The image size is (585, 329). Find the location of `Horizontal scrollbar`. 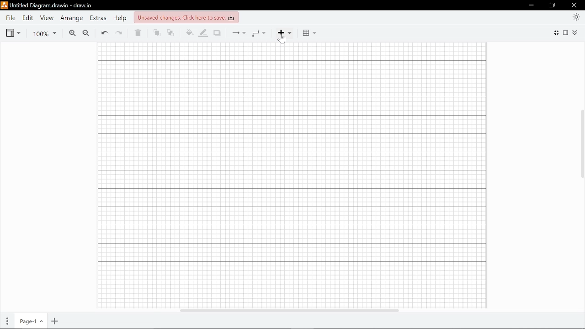

Horizontal scrollbar is located at coordinates (290, 310).